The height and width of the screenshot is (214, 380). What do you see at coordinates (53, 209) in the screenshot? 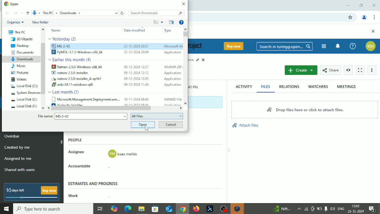
I see `Search` at bounding box center [53, 209].